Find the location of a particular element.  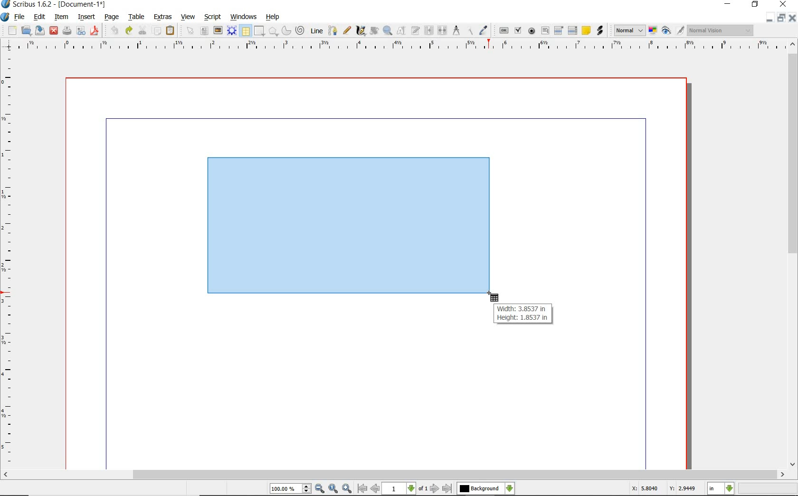

windows is located at coordinates (243, 17).